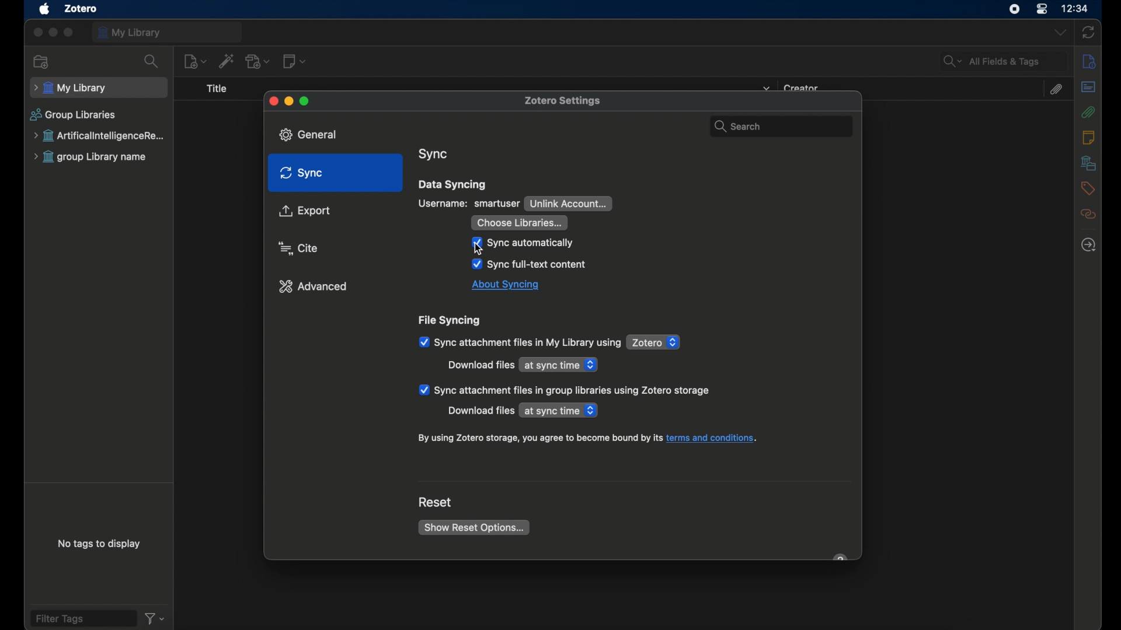 Image resolution: width=1121 pixels, height=630 pixels. What do you see at coordinates (312, 134) in the screenshot?
I see `general tab` at bounding box center [312, 134].